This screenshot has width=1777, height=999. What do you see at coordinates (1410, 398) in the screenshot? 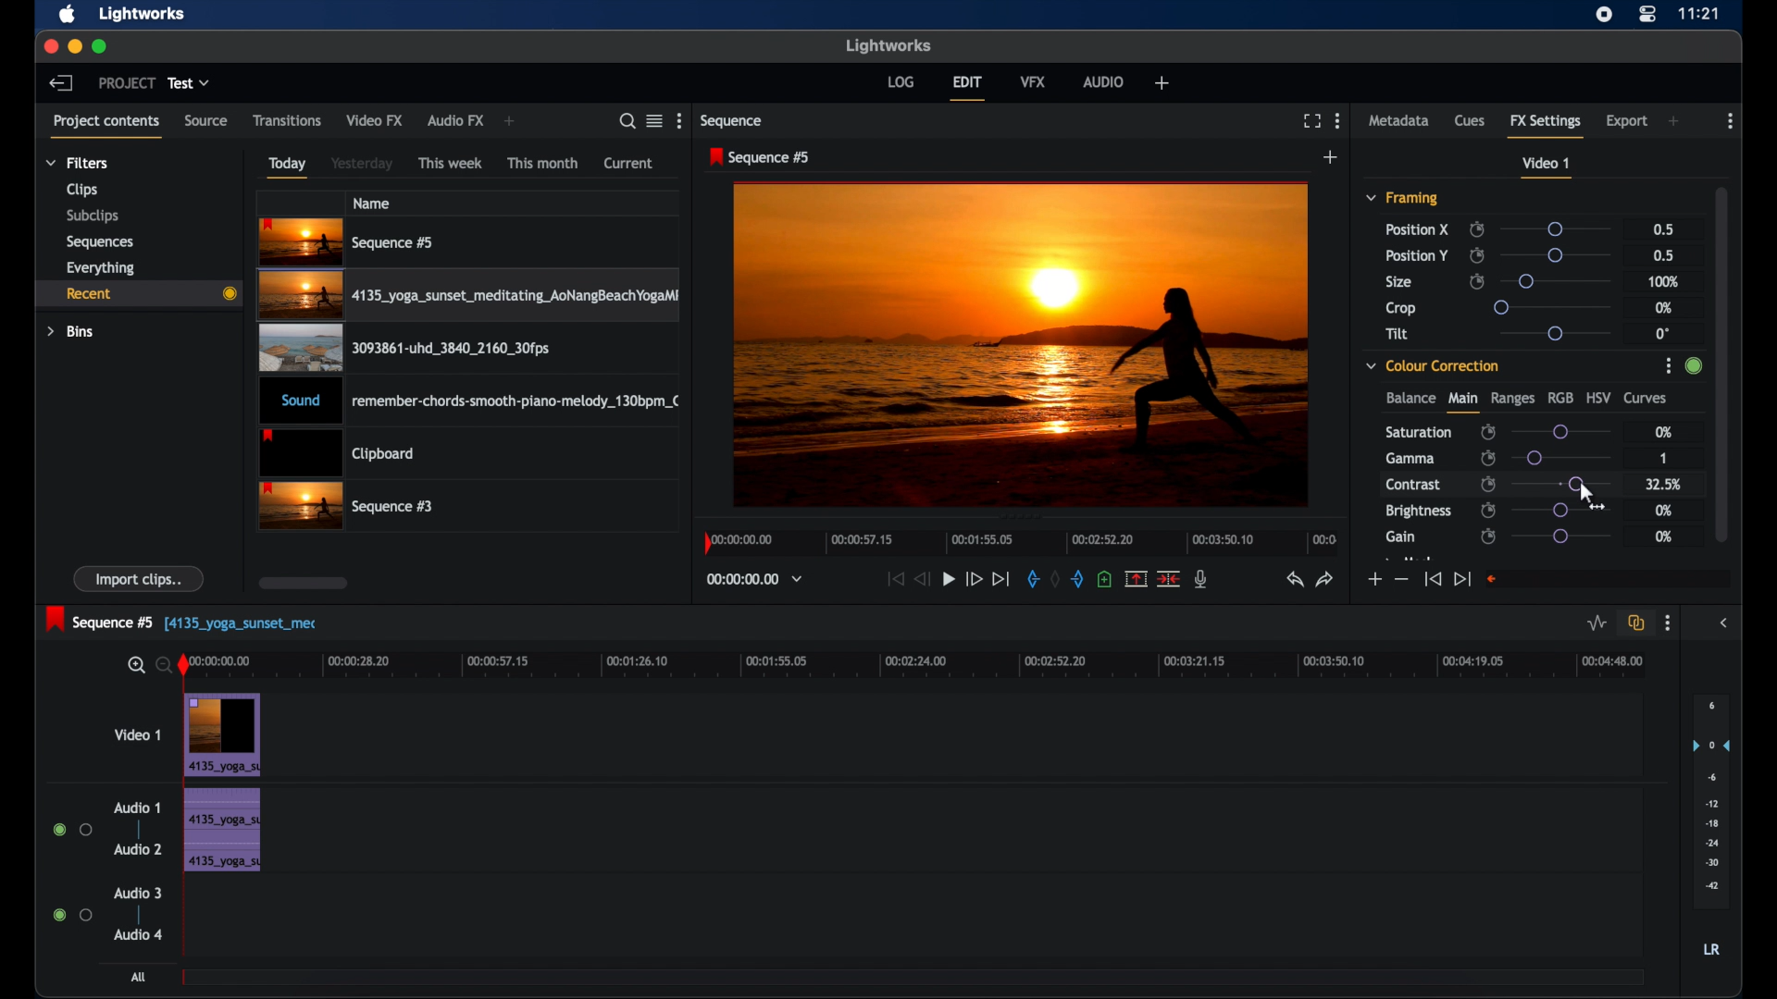
I see `balance` at bounding box center [1410, 398].